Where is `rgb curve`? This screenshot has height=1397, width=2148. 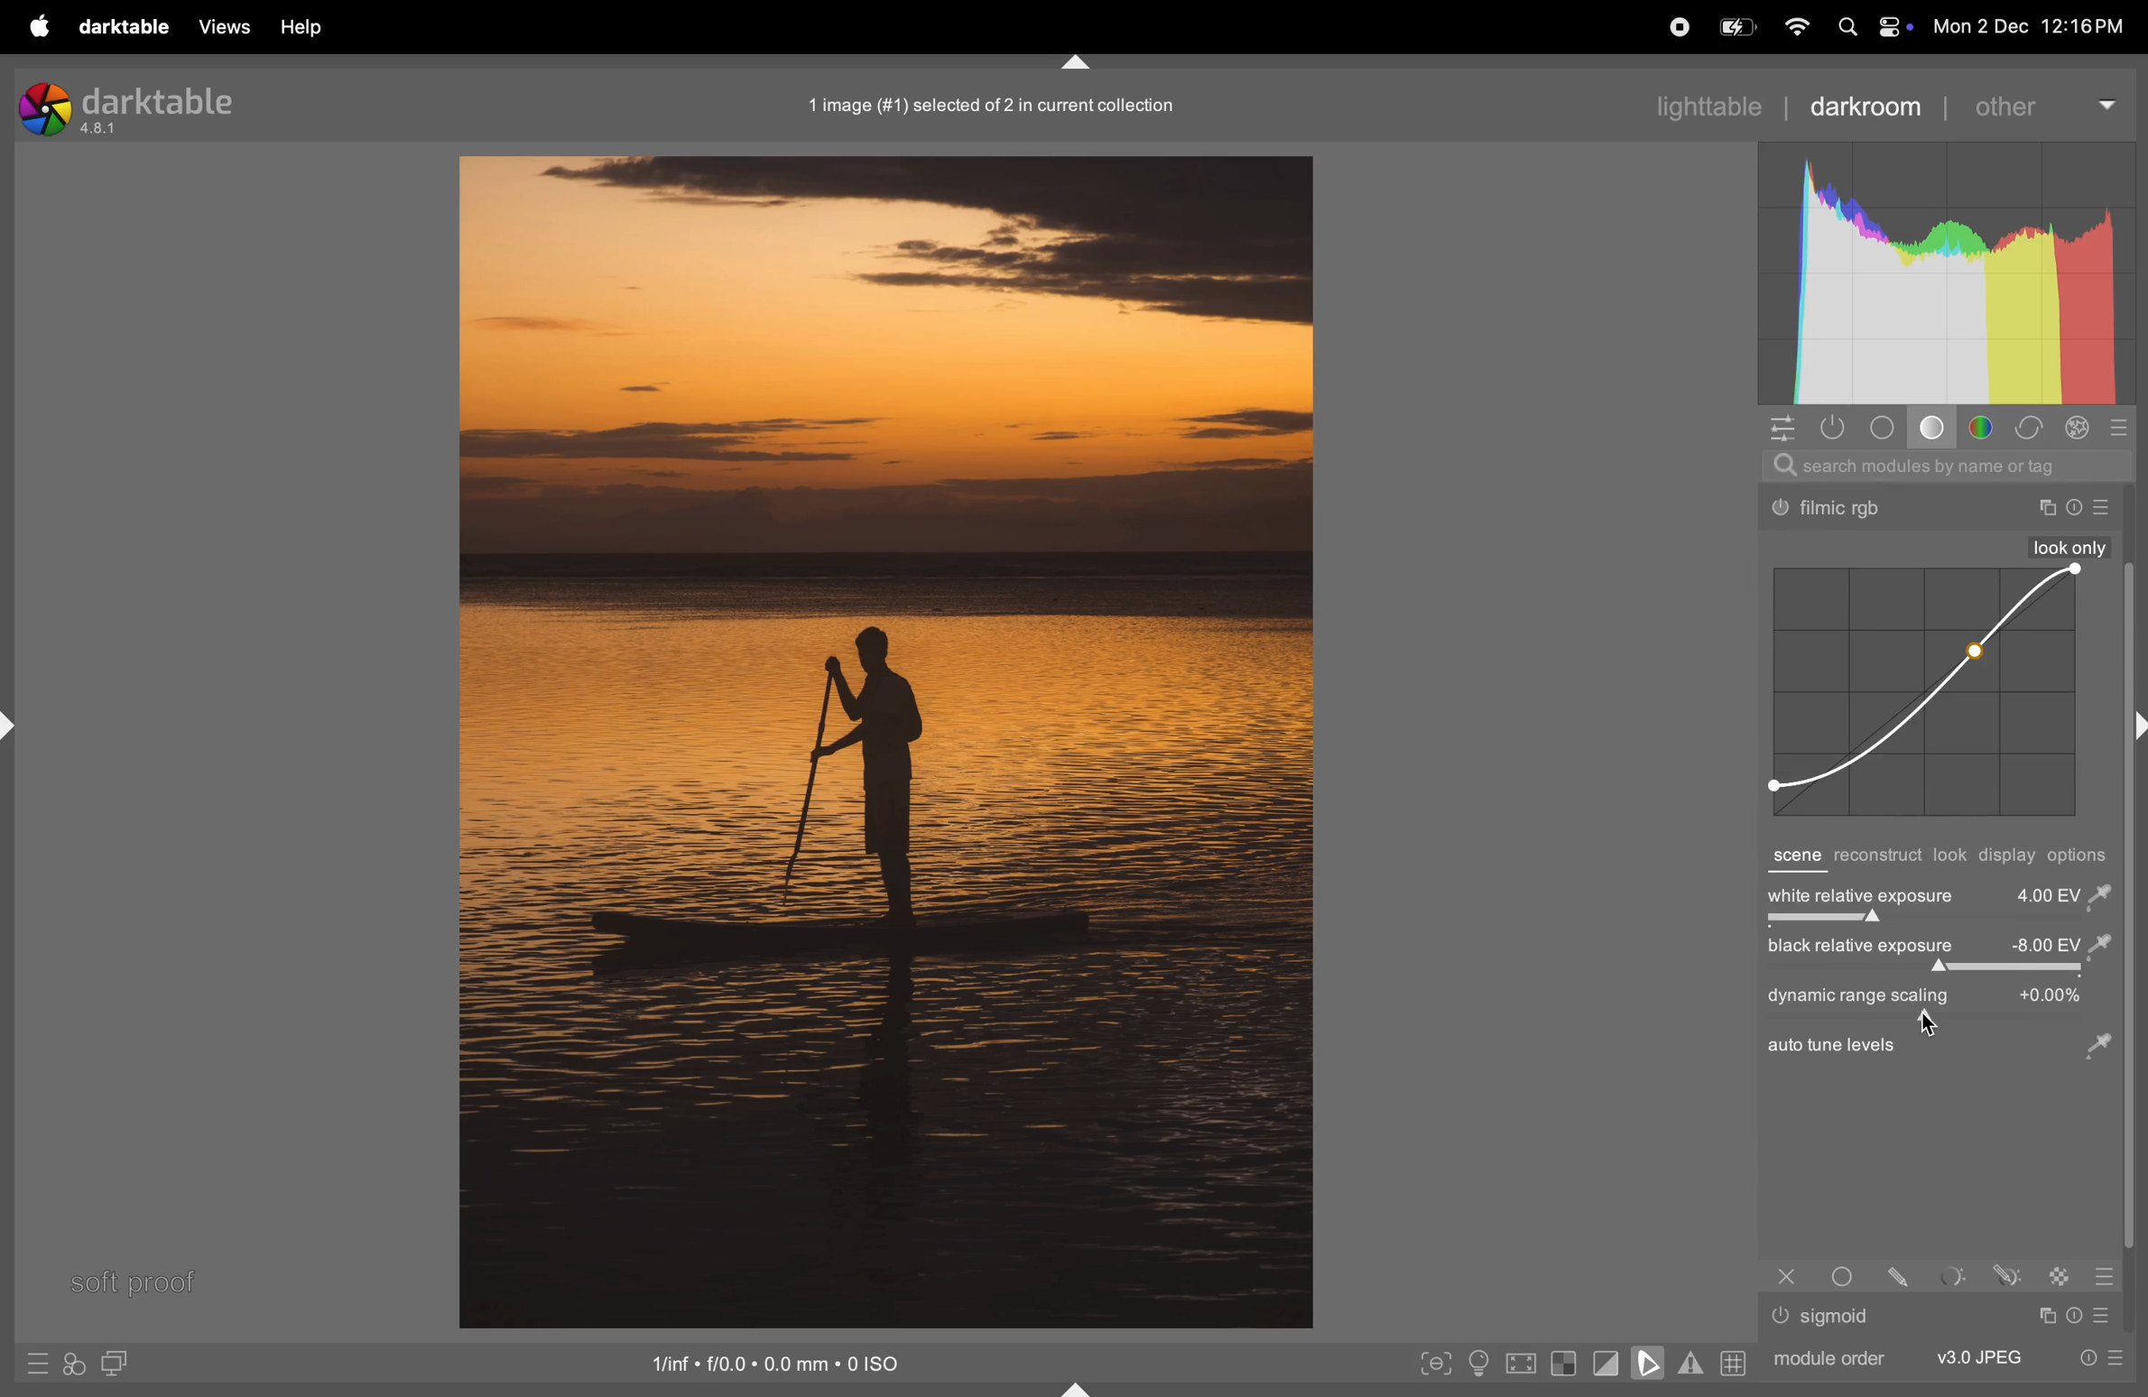
rgb curve is located at coordinates (1921, 693).